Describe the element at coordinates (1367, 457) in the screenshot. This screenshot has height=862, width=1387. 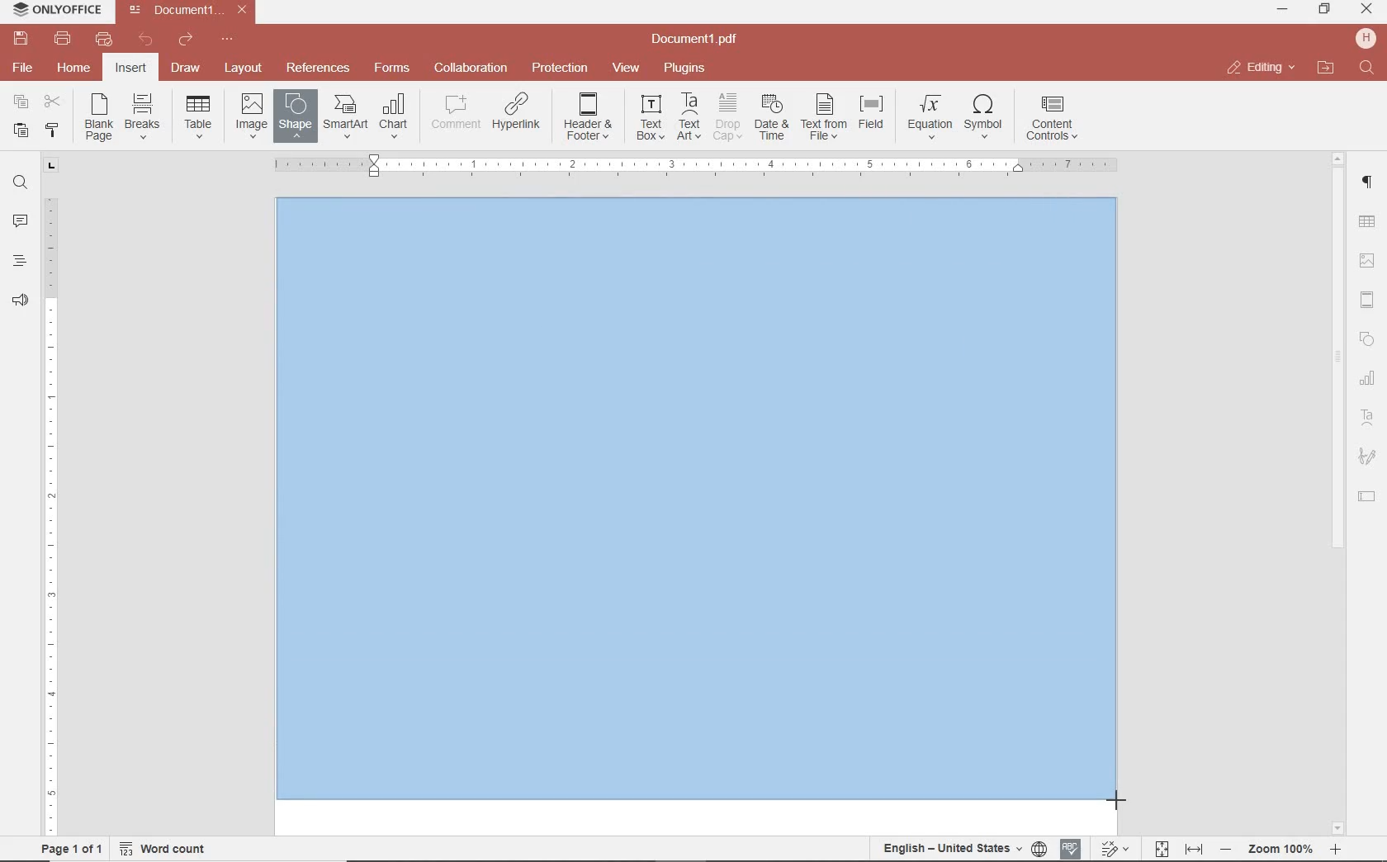
I see `SIGNATURE` at that location.